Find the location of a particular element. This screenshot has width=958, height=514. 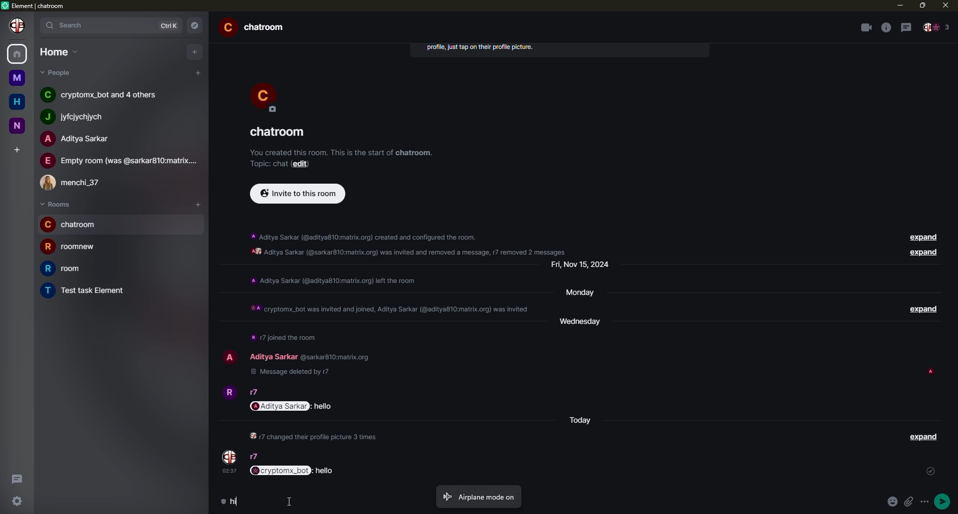

threads is located at coordinates (906, 26).